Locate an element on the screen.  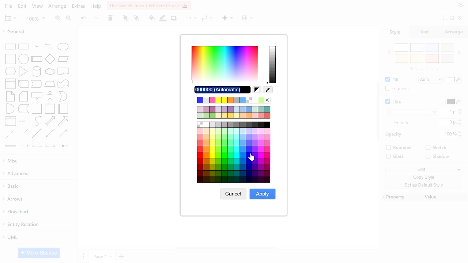
current perimeter is located at coordinates (448, 122).